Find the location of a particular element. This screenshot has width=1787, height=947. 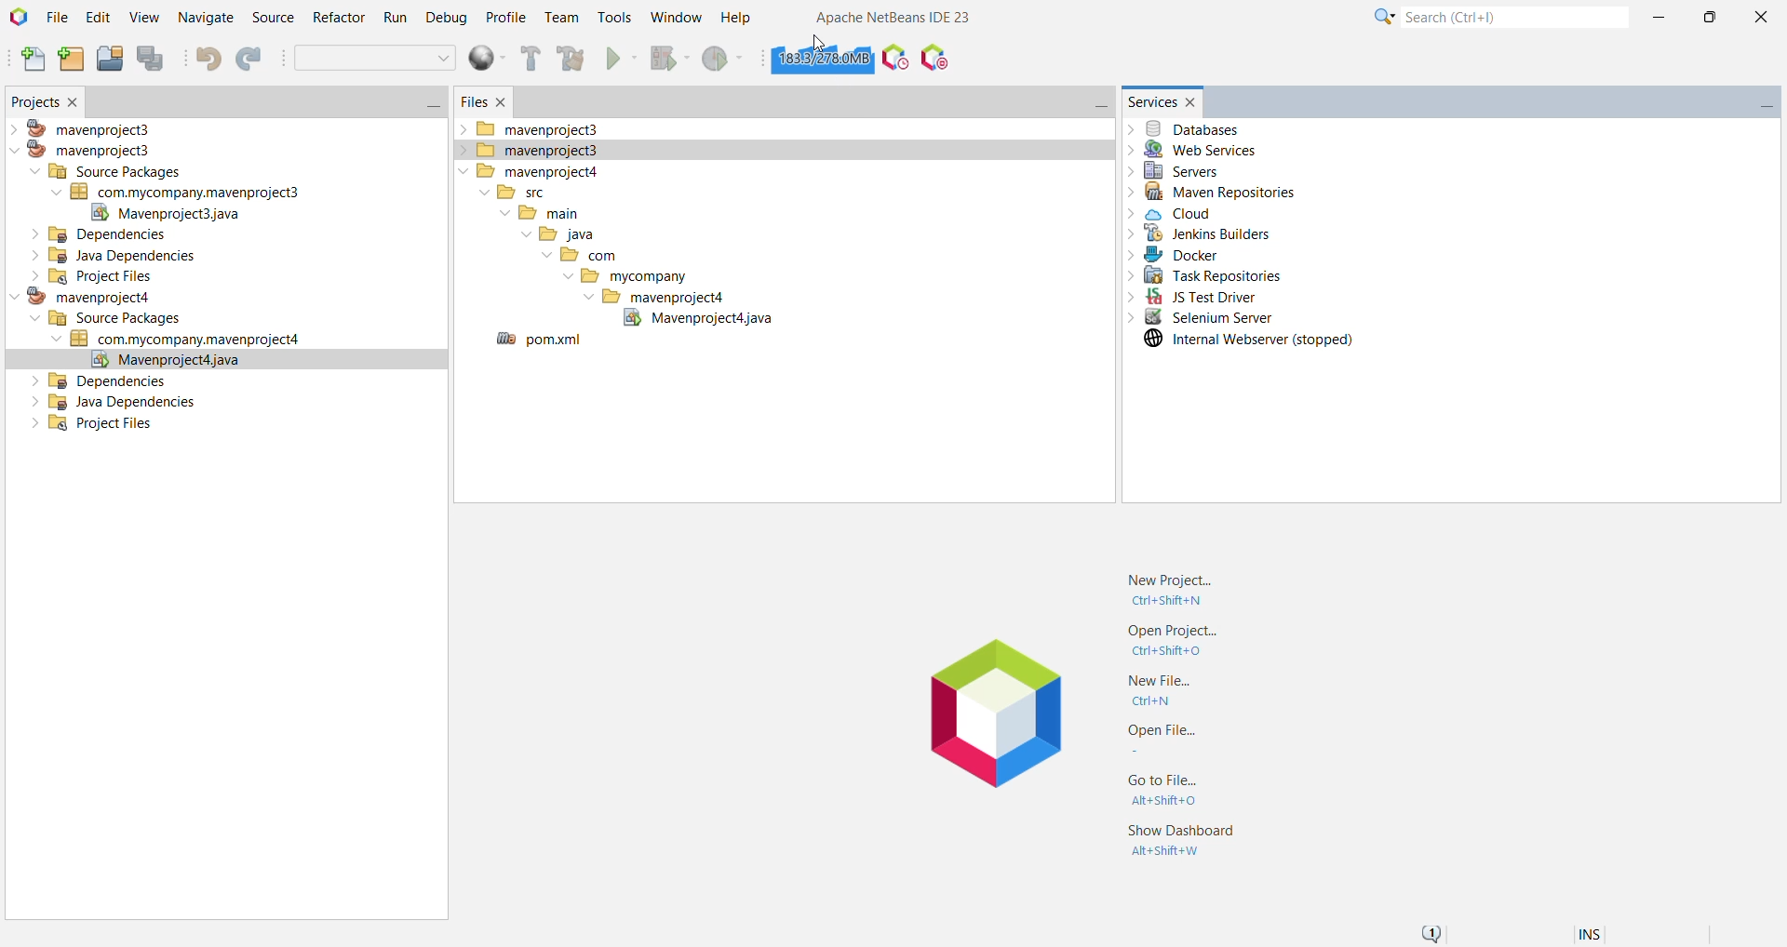

Java Dependencies is located at coordinates (107, 259).